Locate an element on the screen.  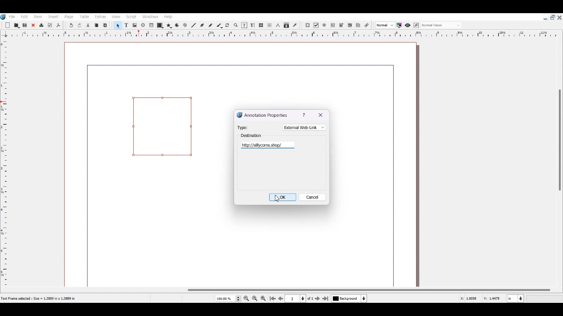
Go to First Page is located at coordinates (273, 298).